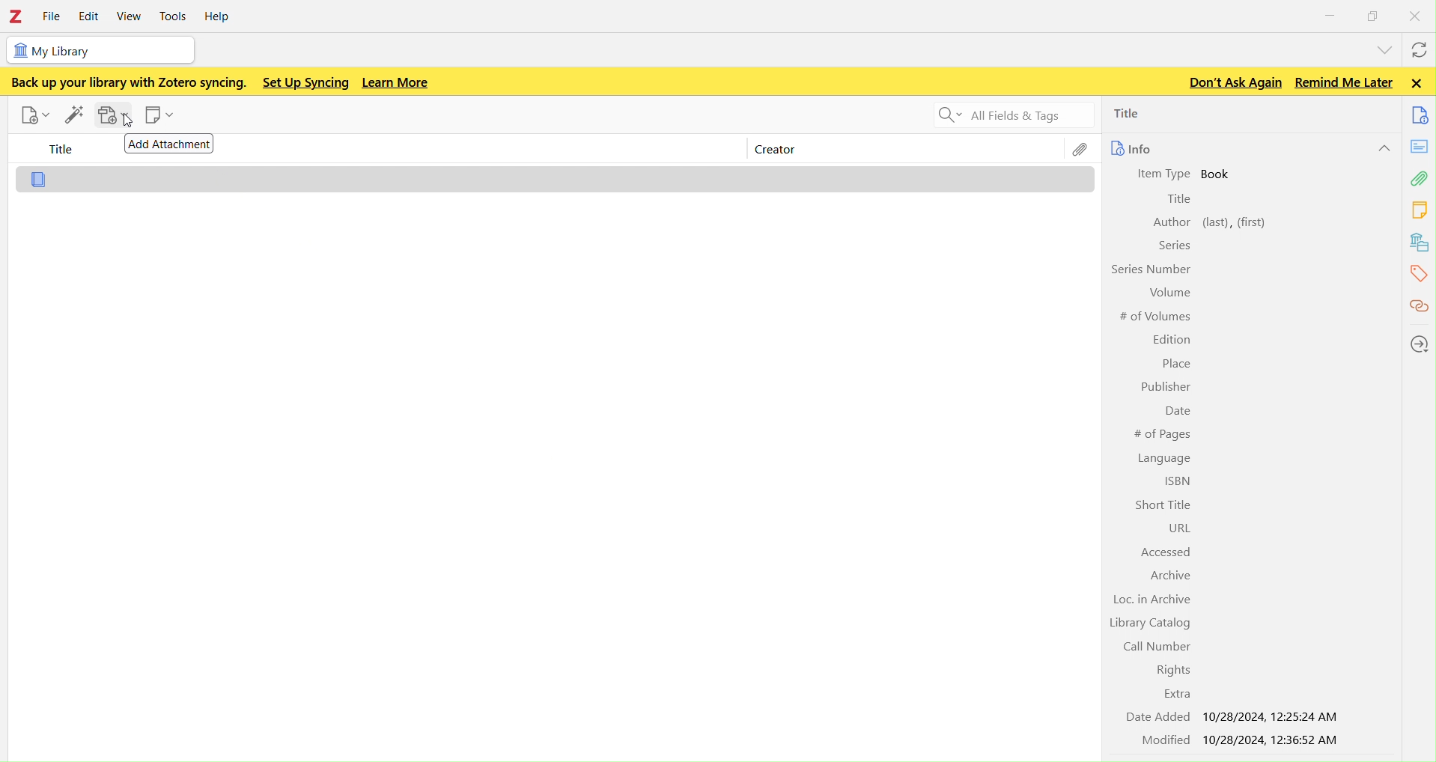 The image size is (1436, 762). Describe the element at coordinates (1421, 178) in the screenshot. I see `attachment` at that location.